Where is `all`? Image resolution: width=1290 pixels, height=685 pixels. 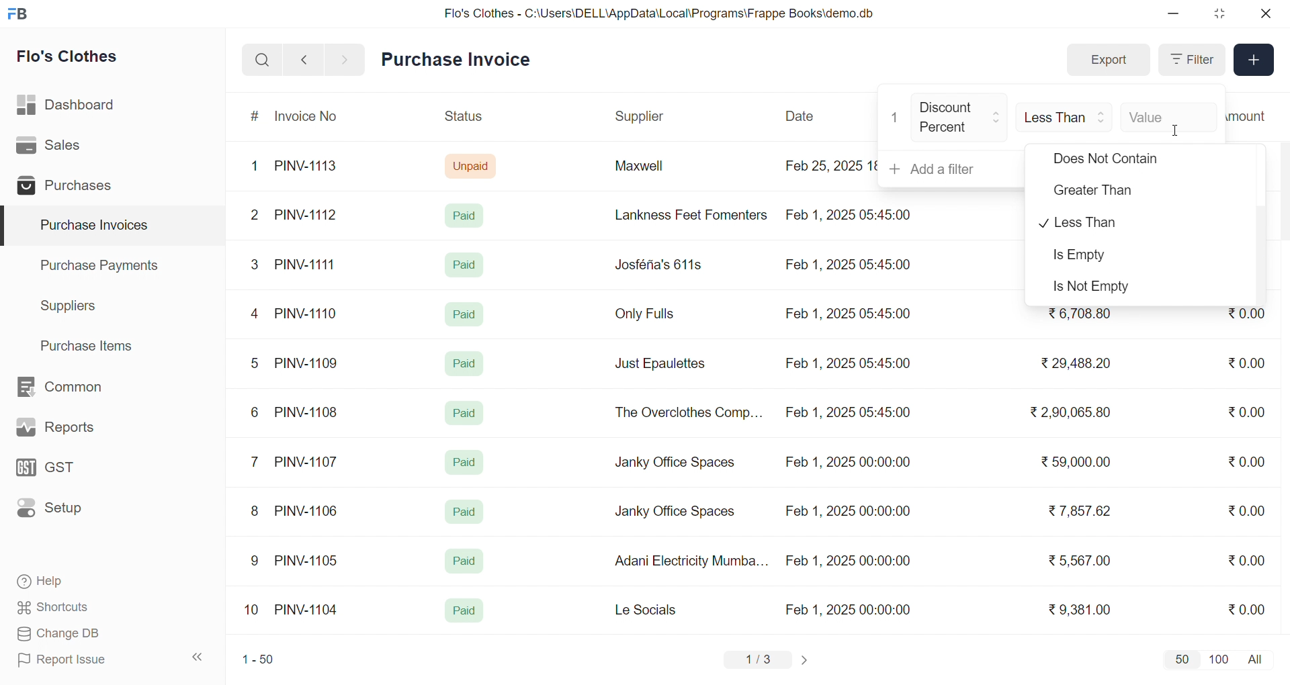
all is located at coordinates (1258, 658).